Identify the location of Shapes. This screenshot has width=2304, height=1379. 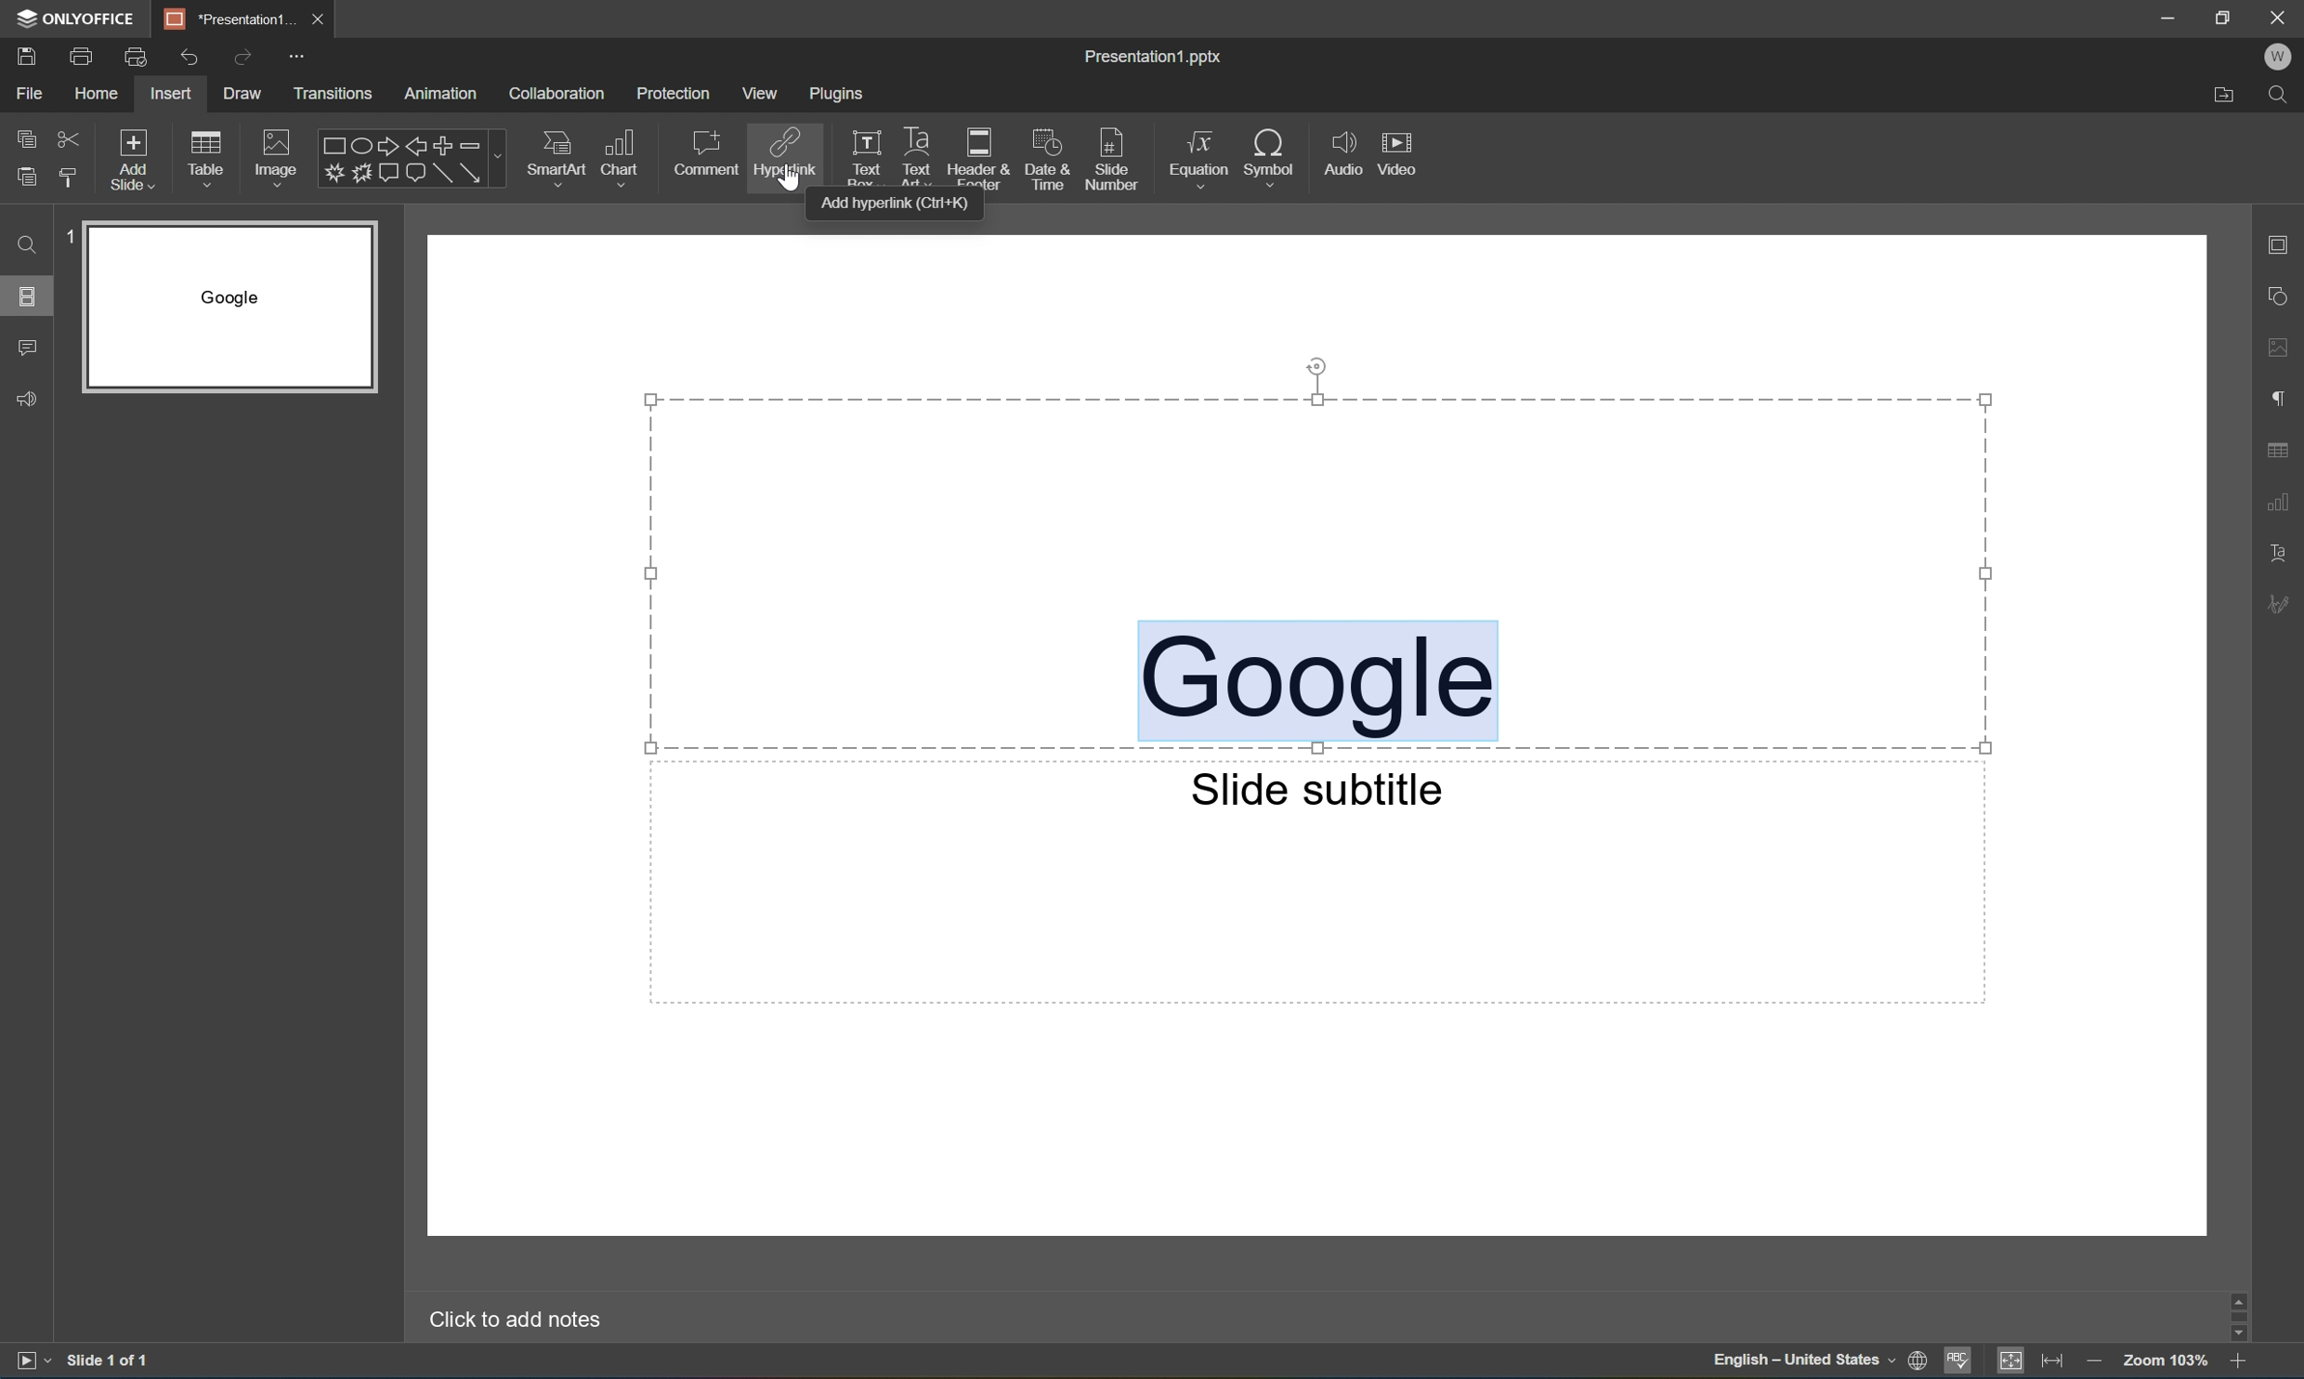
(399, 160).